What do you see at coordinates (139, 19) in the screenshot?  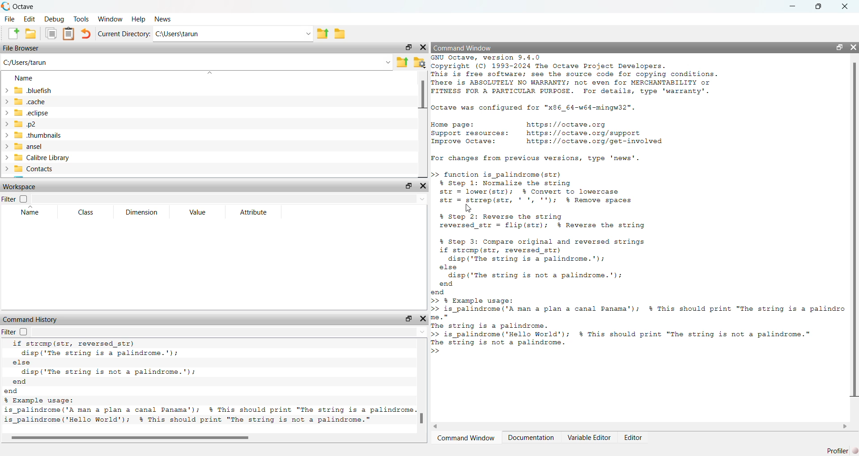 I see `help` at bounding box center [139, 19].